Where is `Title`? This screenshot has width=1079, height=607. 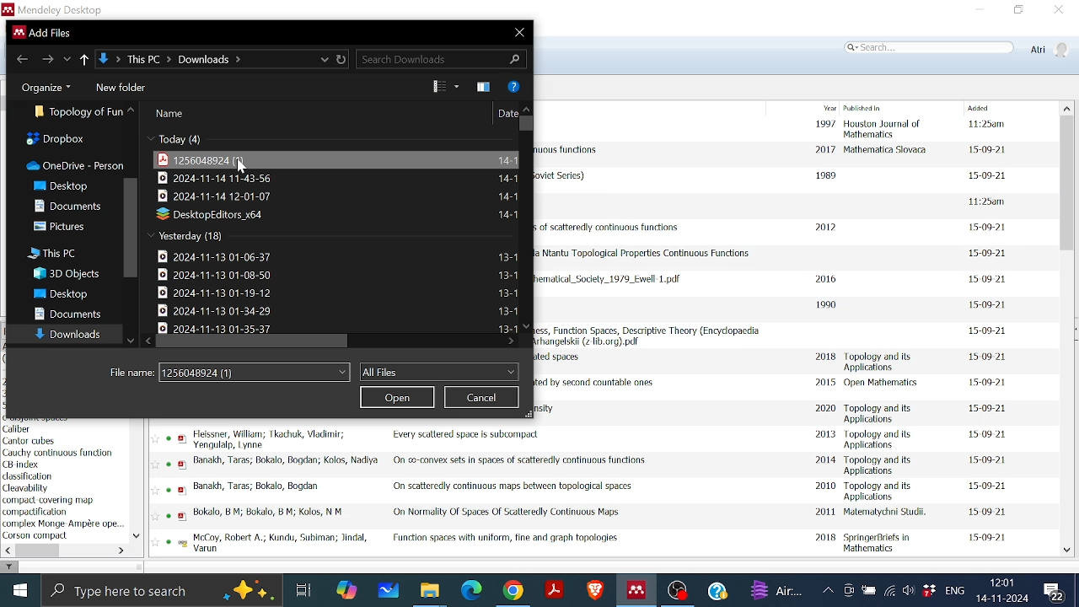
Title is located at coordinates (469, 435).